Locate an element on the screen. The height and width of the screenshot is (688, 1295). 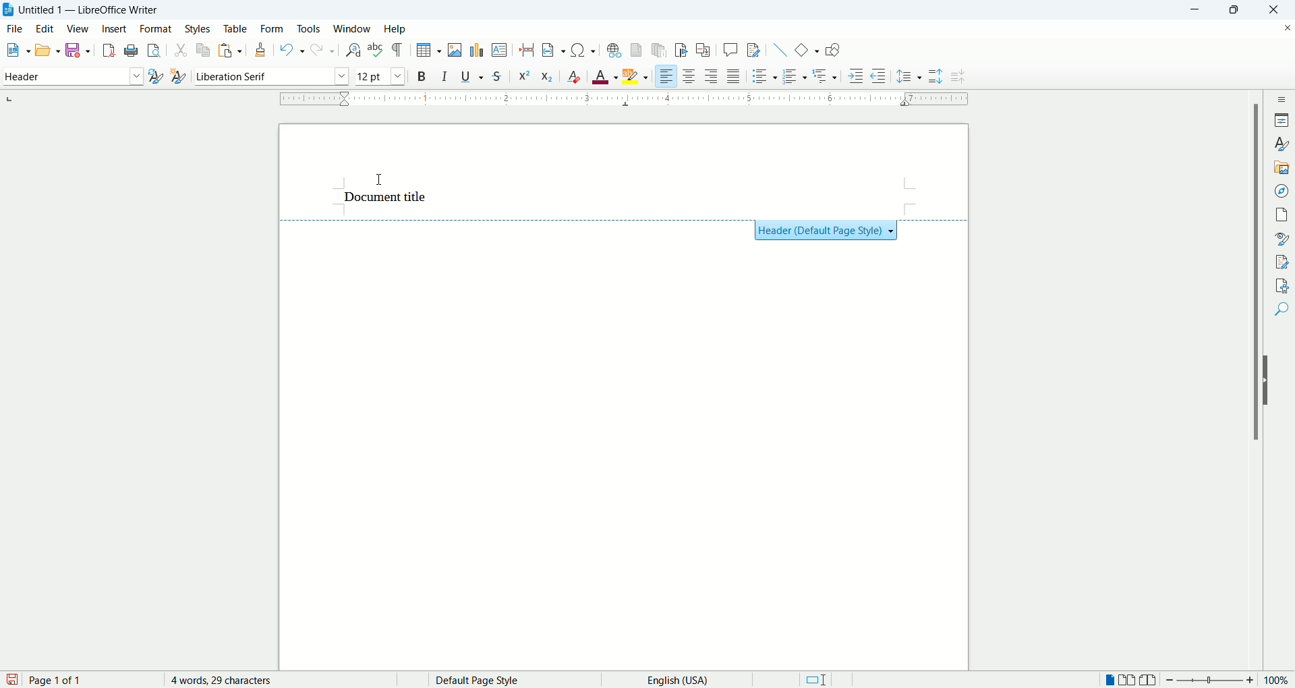
increase paragraph spacing is located at coordinates (937, 76).